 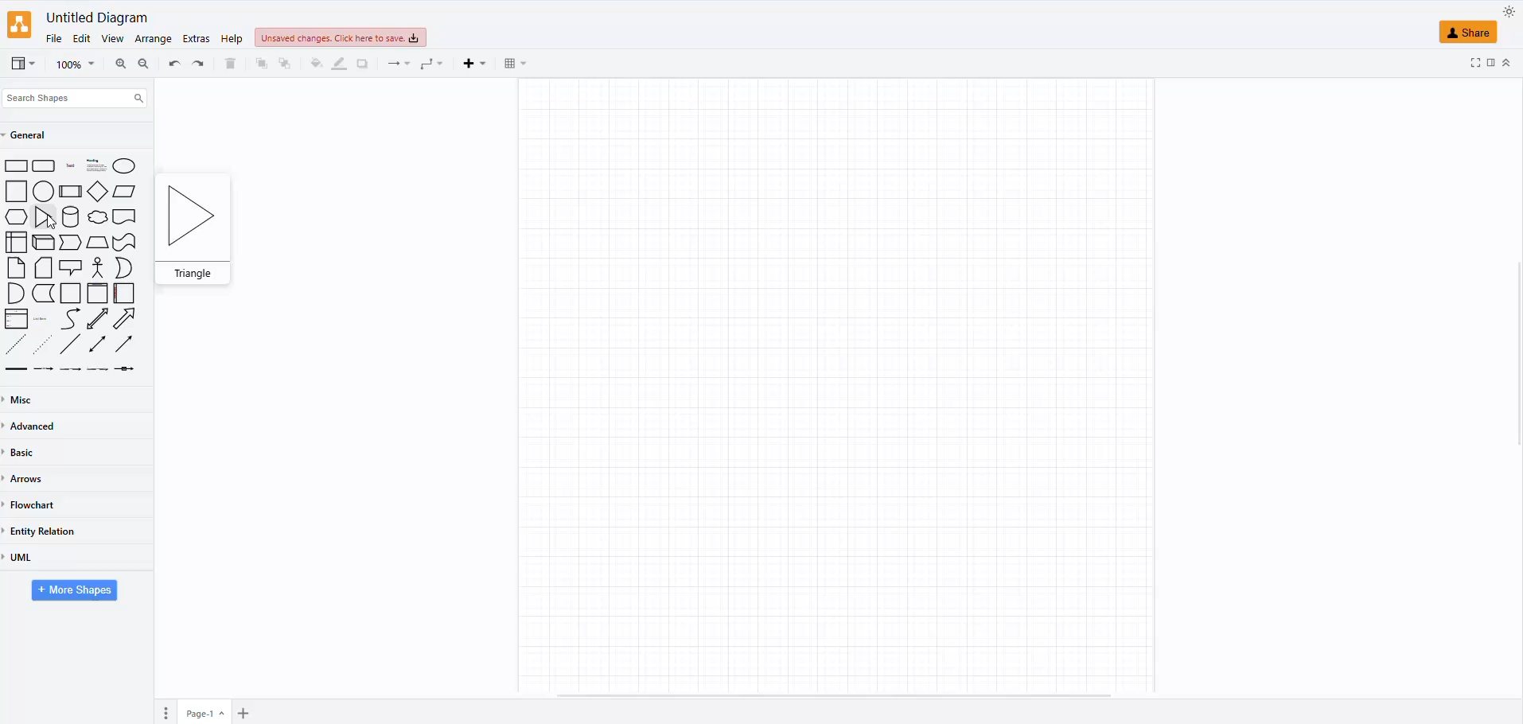 What do you see at coordinates (15, 344) in the screenshot?
I see `Close Dotted Arrow` at bounding box center [15, 344].